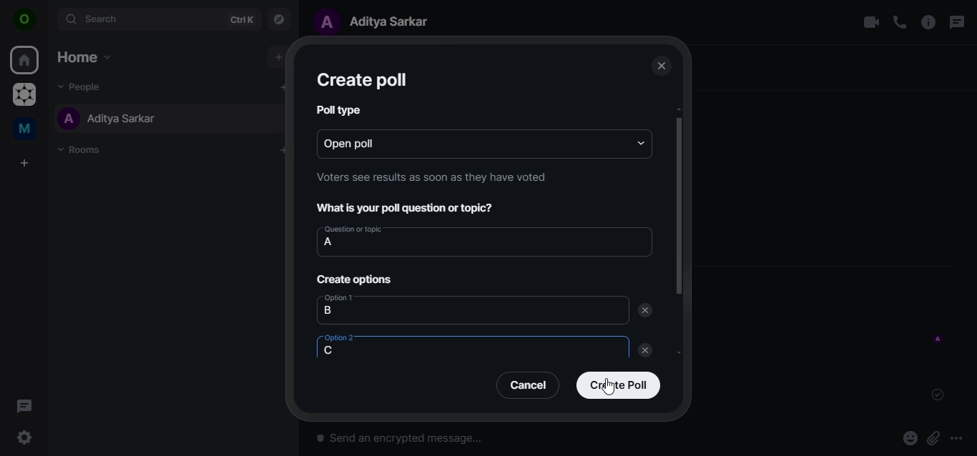 Image resolution: width=977 pixels, height=456 pixels. Describe the element at coordinates (910, 440) in the screenshot. I see `react` at that location.